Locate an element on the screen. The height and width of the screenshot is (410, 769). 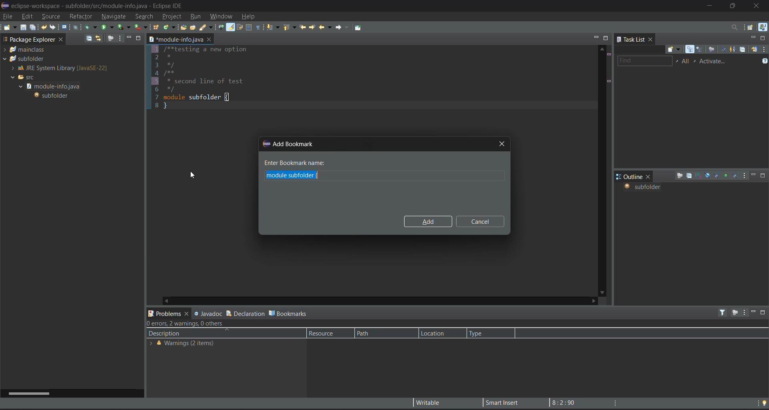
filters is located at coordinates (724, 312).